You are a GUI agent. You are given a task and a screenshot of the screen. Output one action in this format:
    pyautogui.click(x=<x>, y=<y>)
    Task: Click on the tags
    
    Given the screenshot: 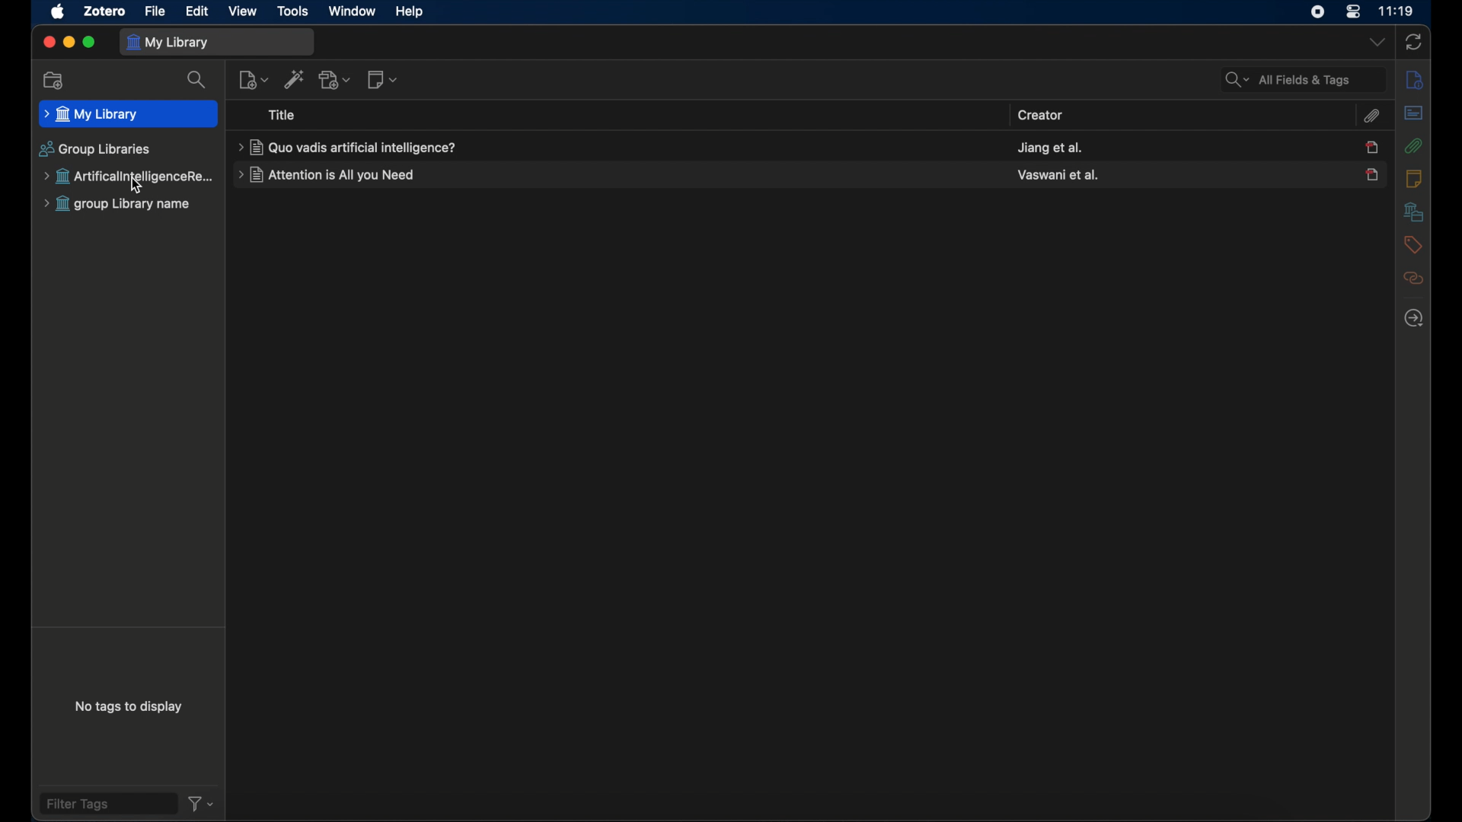 What is the action you would take?
    pyautogui.click(x=1412, y=244)
    